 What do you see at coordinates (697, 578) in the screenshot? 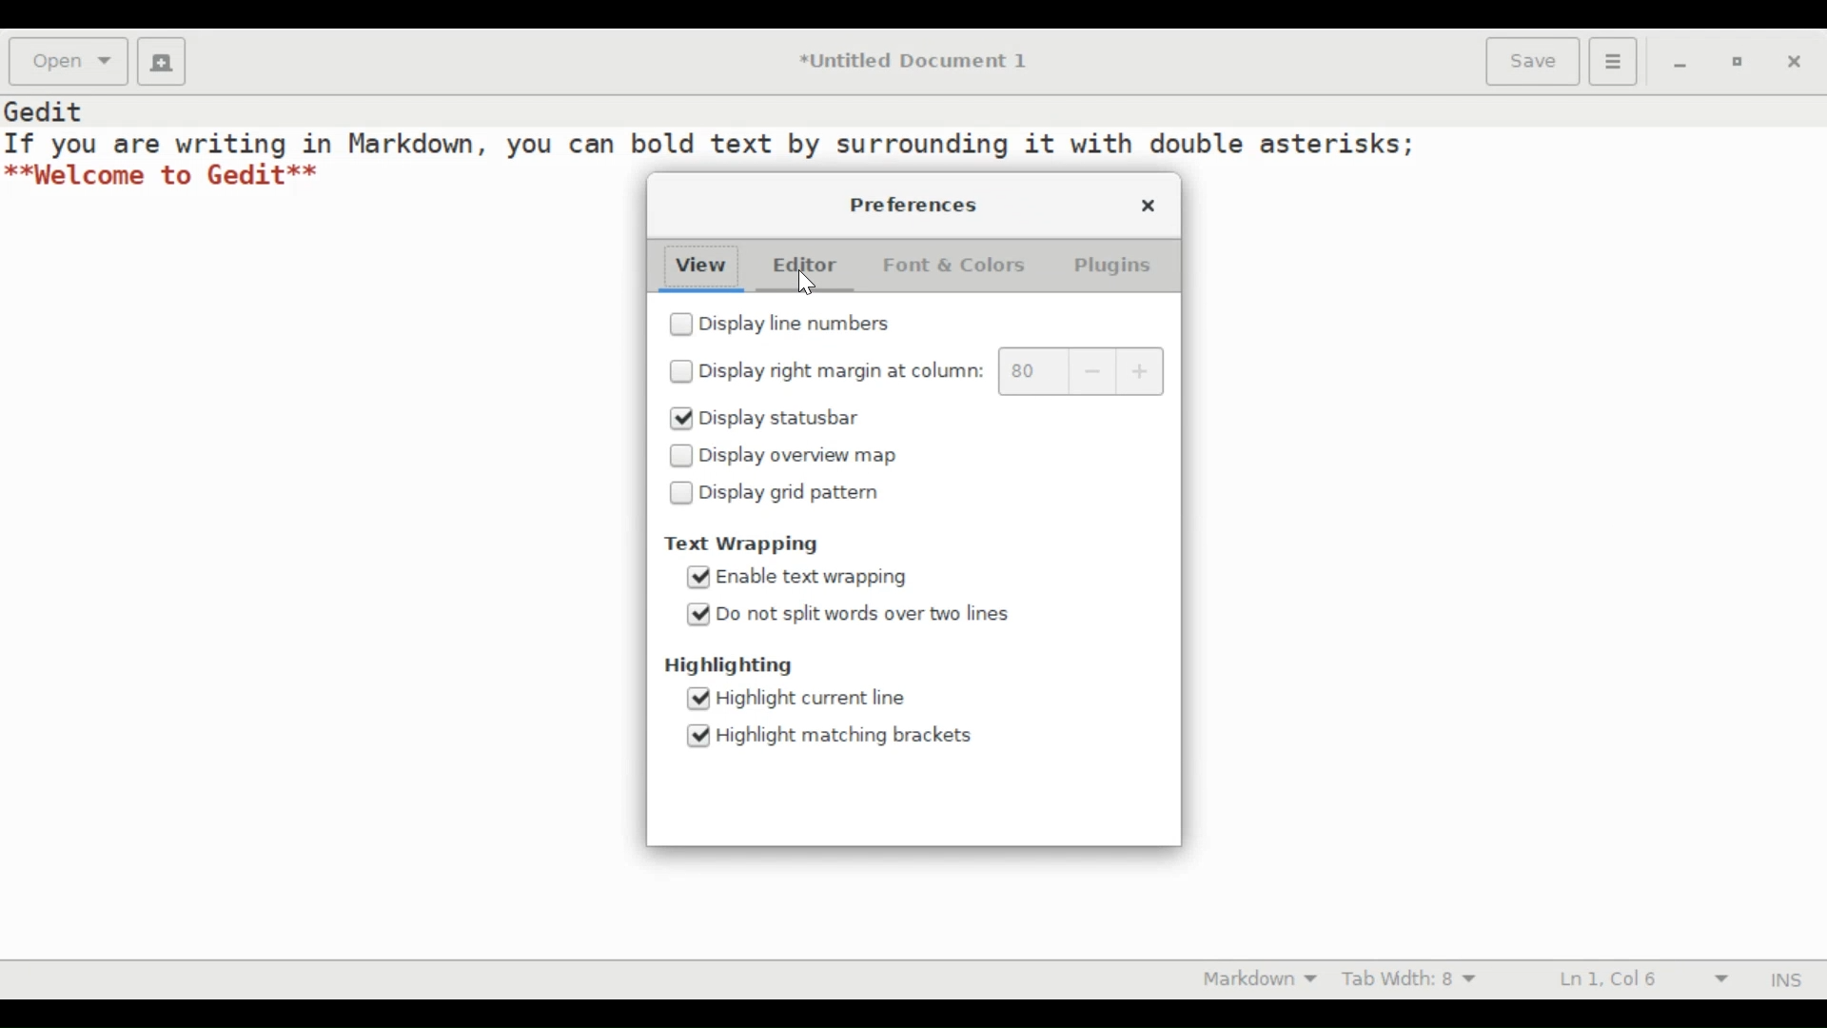
I see `Checked Checkbox` at bounding box center [697, 578].